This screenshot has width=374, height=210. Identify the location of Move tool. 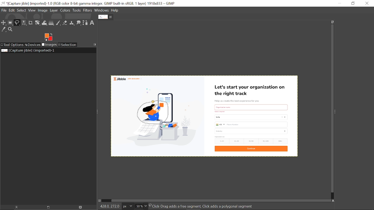
(4, 22).